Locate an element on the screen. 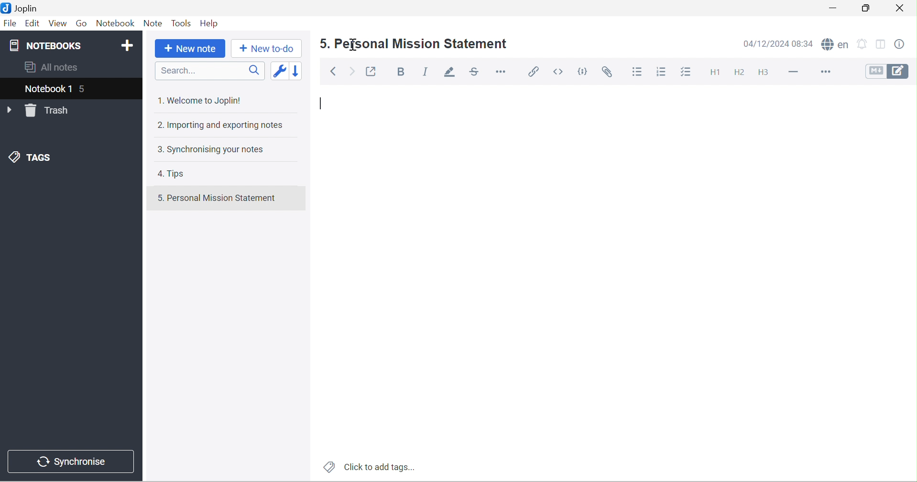 This screenshot has height=482, width=917. Toggle sort order field is located at coordinates (279, 73).